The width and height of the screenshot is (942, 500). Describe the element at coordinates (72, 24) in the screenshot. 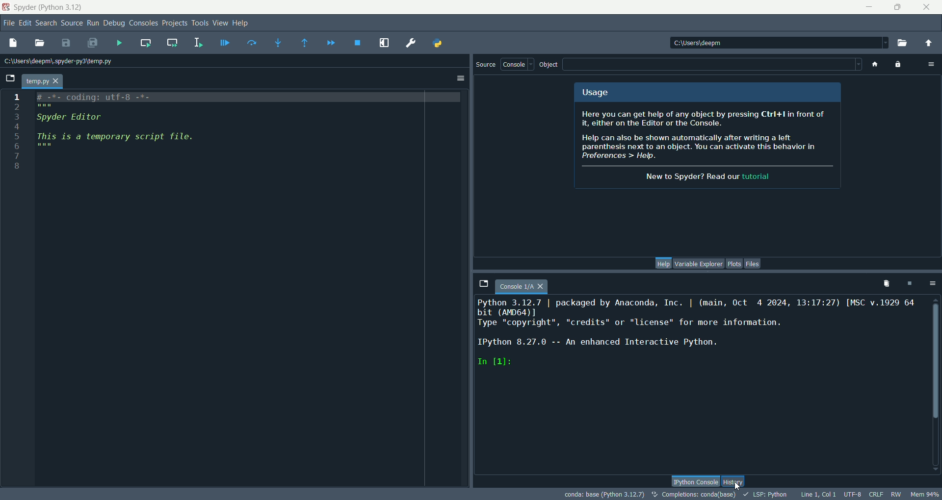

I see `source` at that location.